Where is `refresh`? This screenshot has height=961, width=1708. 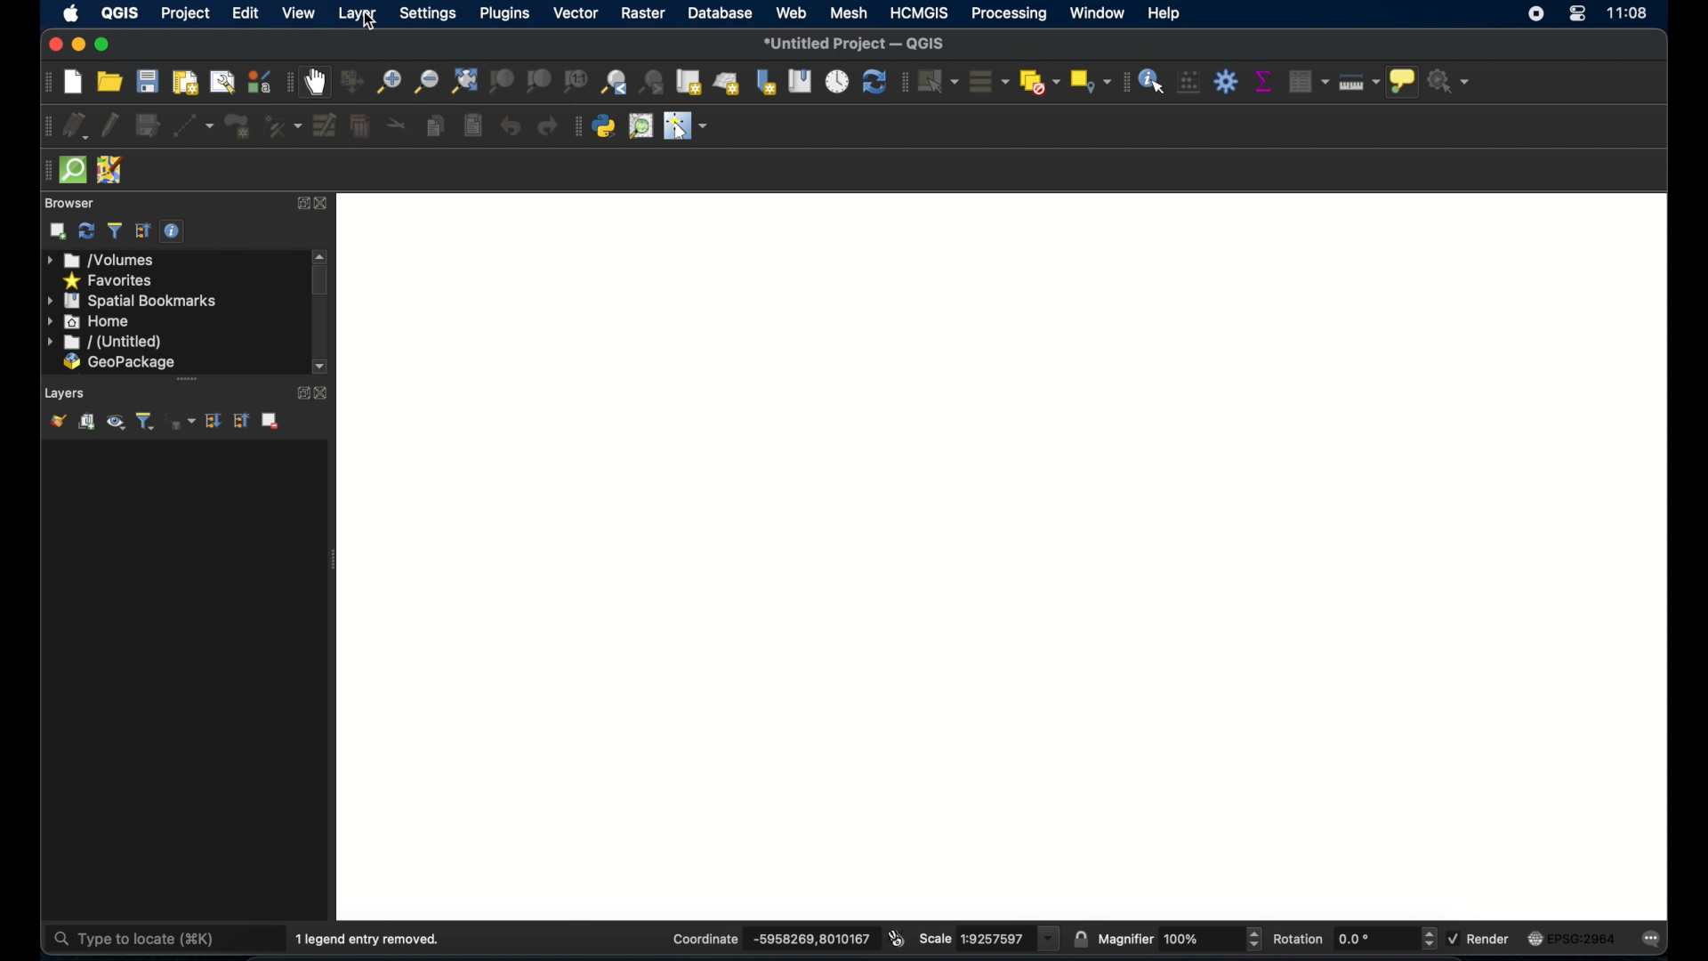 refresh is located at coordinates (86, 231).